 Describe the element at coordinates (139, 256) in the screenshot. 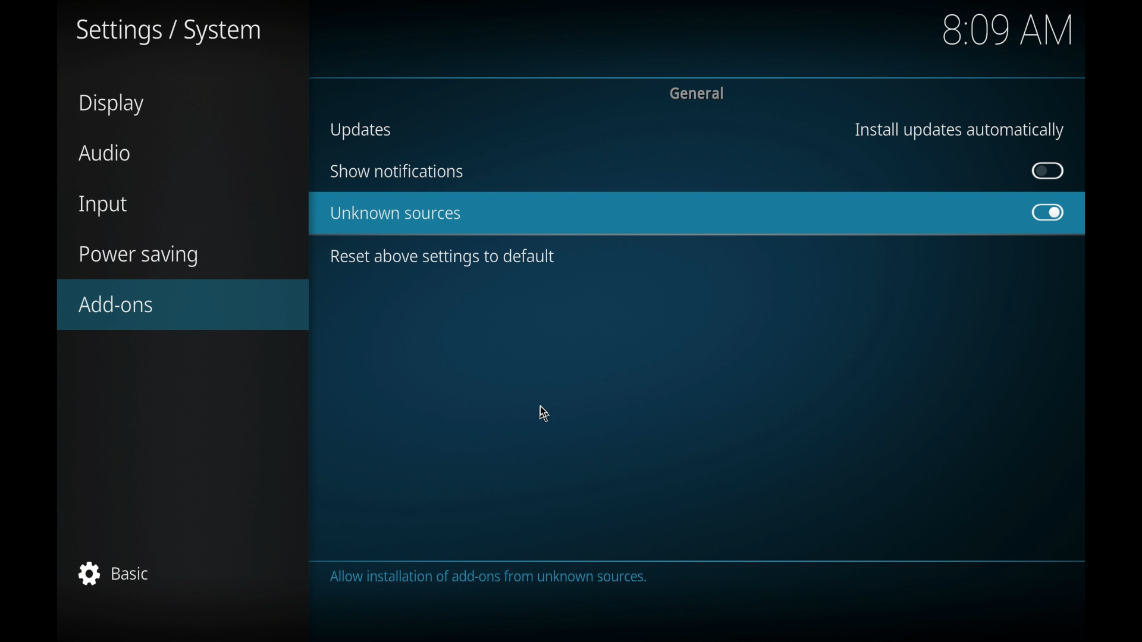

I see `power saving` at that location.